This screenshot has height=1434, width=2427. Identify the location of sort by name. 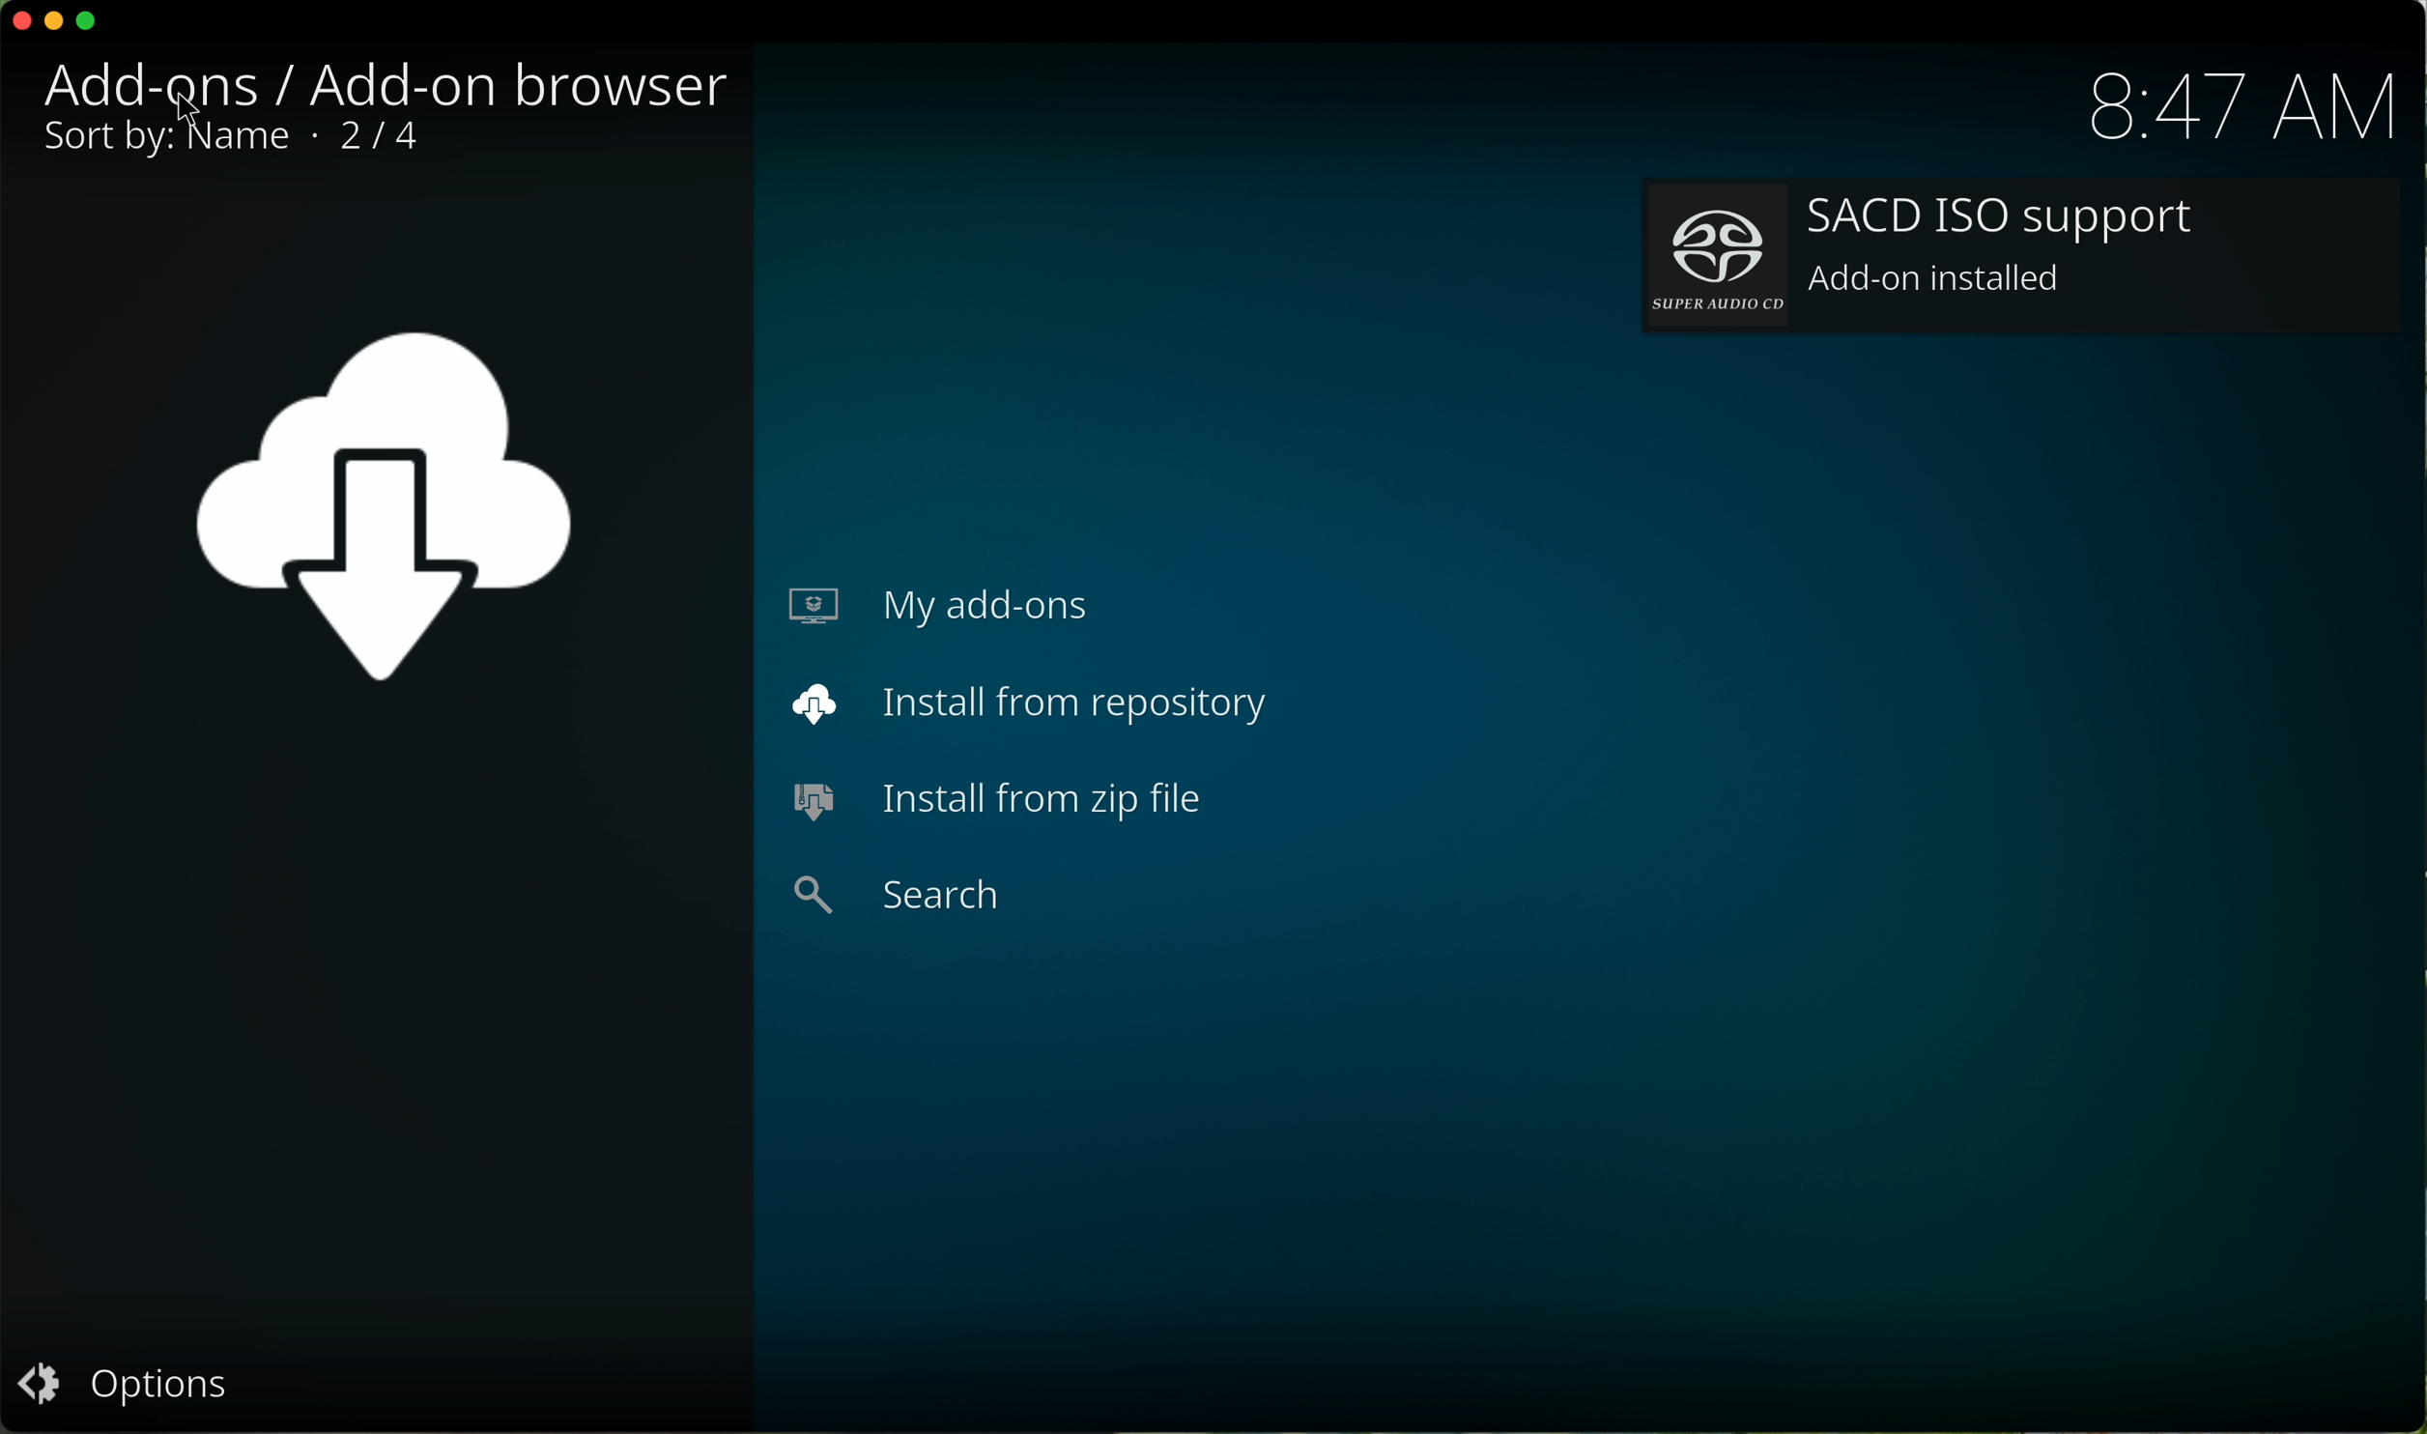
(176, 140).